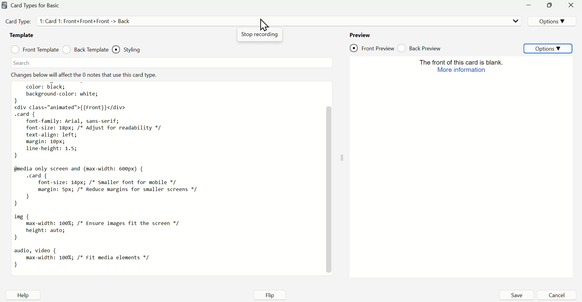 This screenshot has height=302, width=582. Describe the element at coordinates (78, 22) in the screenshot. I see `Card Type` at that location.